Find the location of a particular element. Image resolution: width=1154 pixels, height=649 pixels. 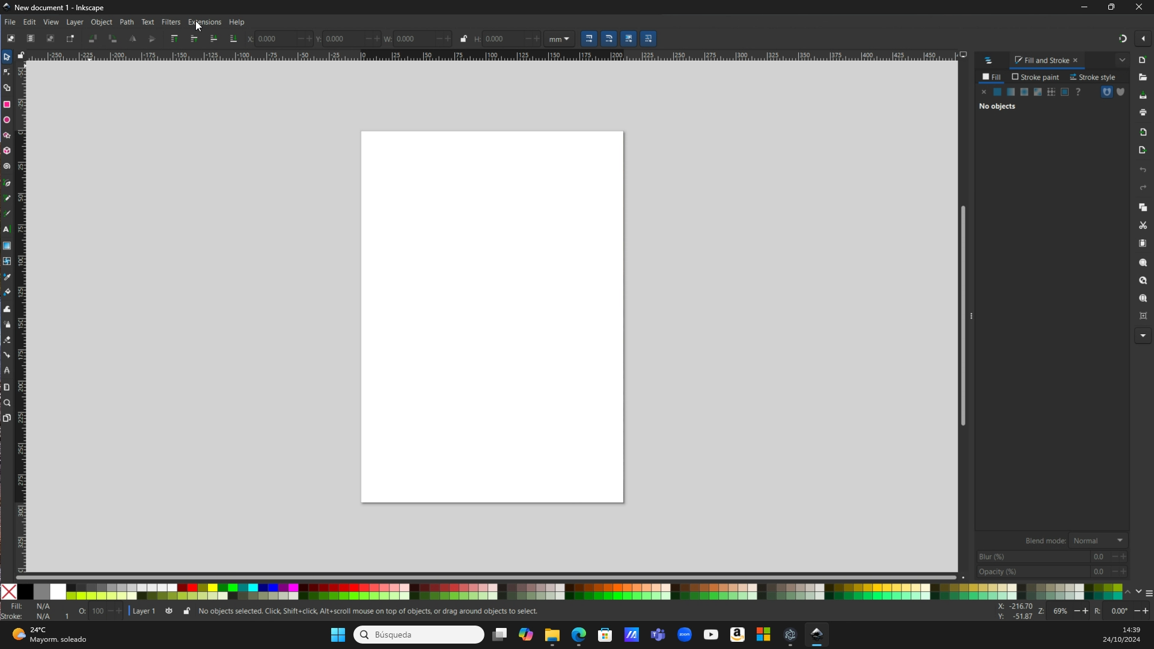

Custom Tool bar is located at coordinates (121, 38).